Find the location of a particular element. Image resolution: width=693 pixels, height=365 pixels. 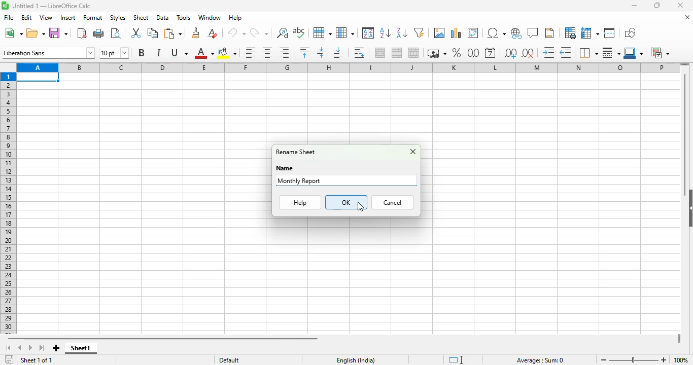

formula is located at coordinates (540, 360).